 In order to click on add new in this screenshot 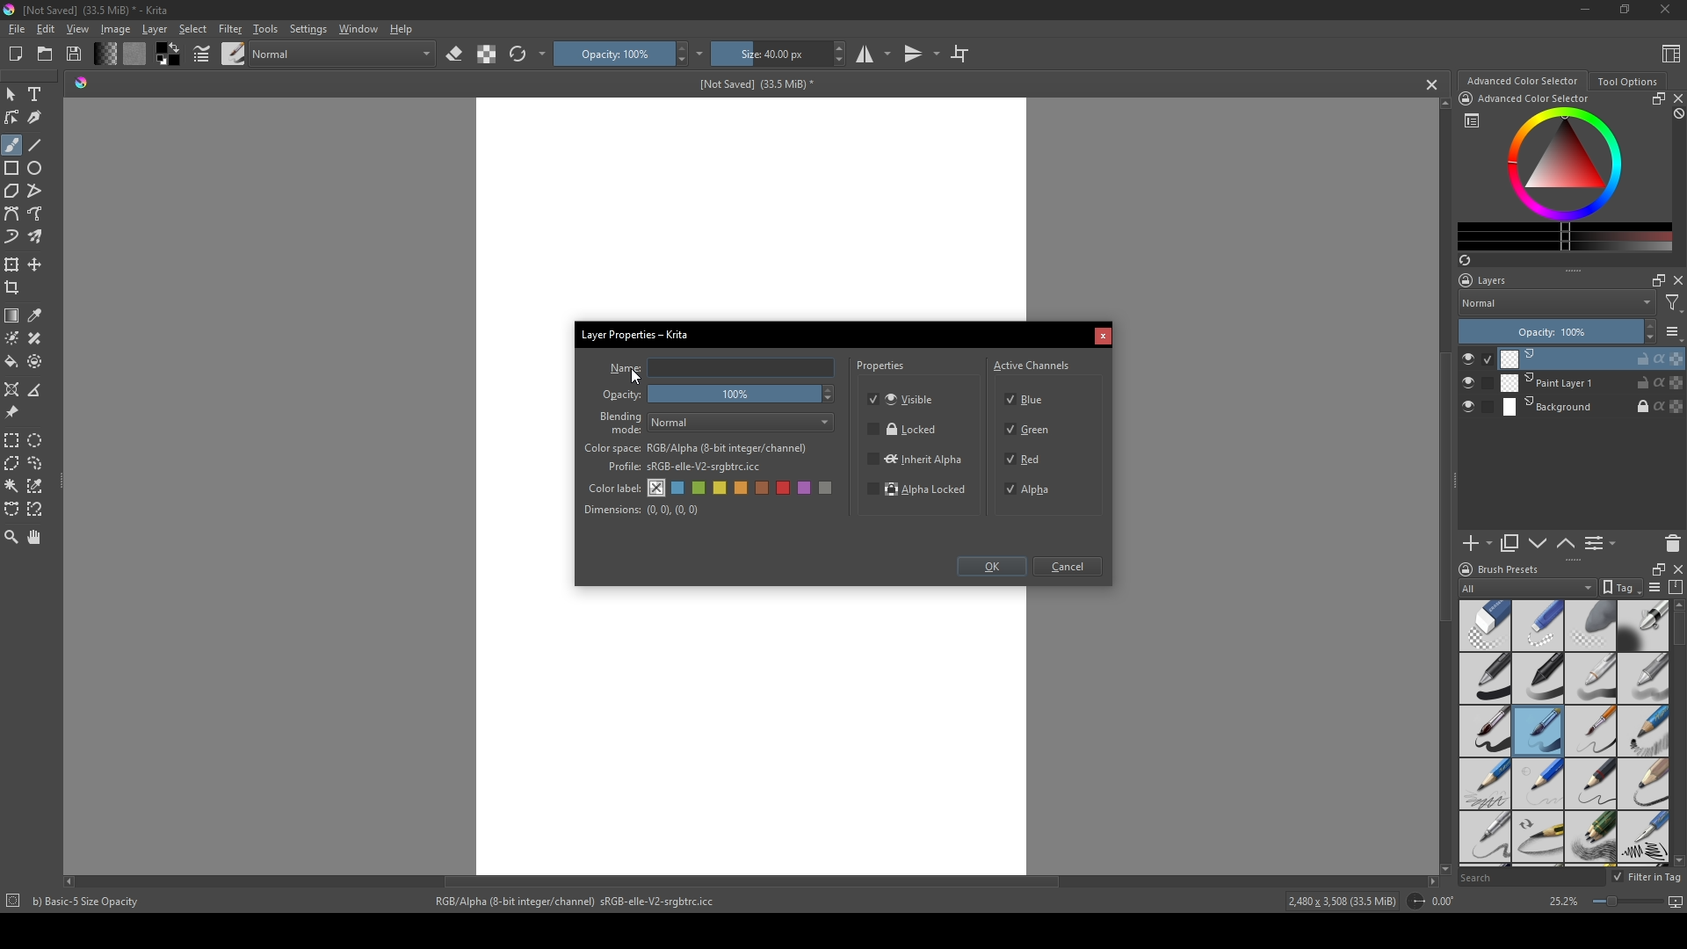, I will do `click(1476, 544)`.